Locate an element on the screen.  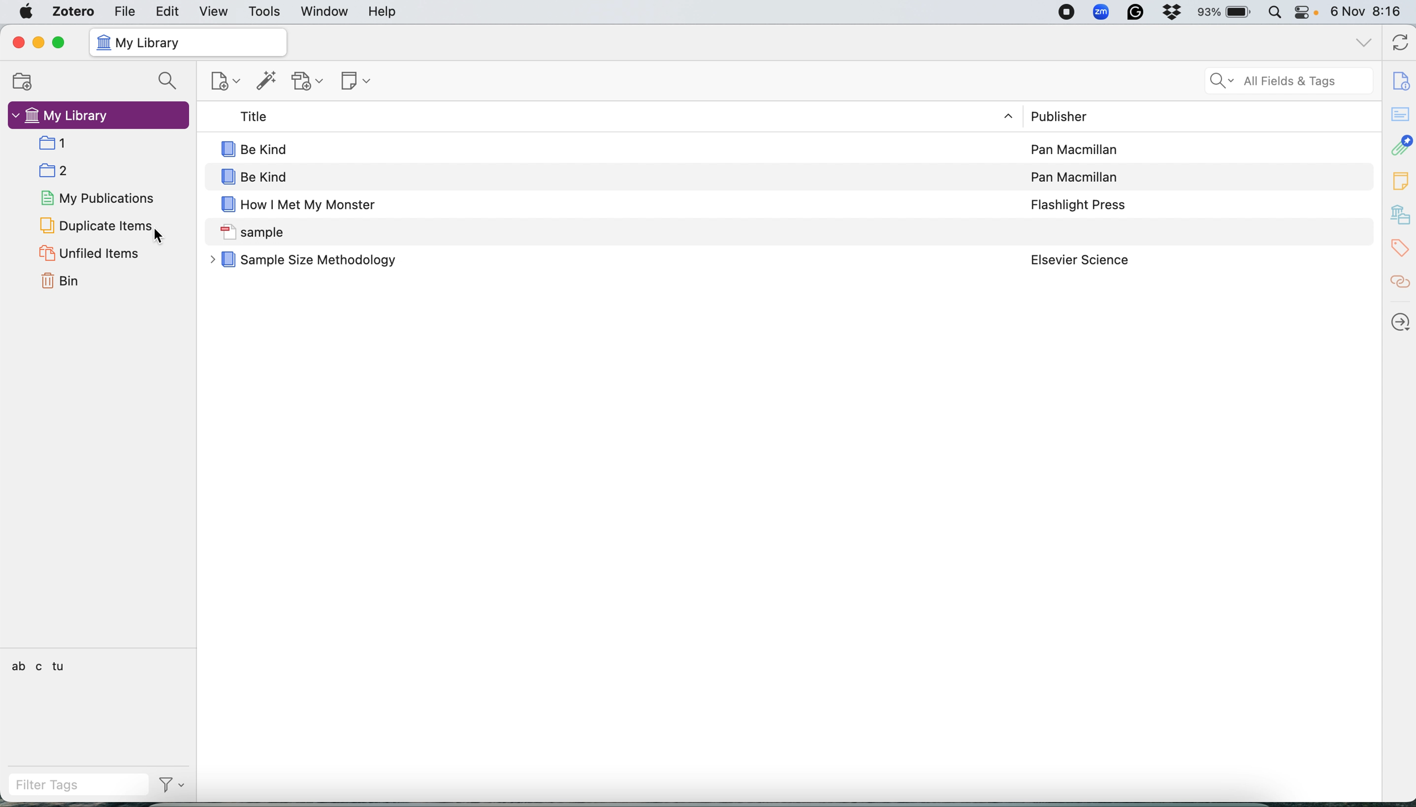
Be Kind is located at coordinates (595, 149).